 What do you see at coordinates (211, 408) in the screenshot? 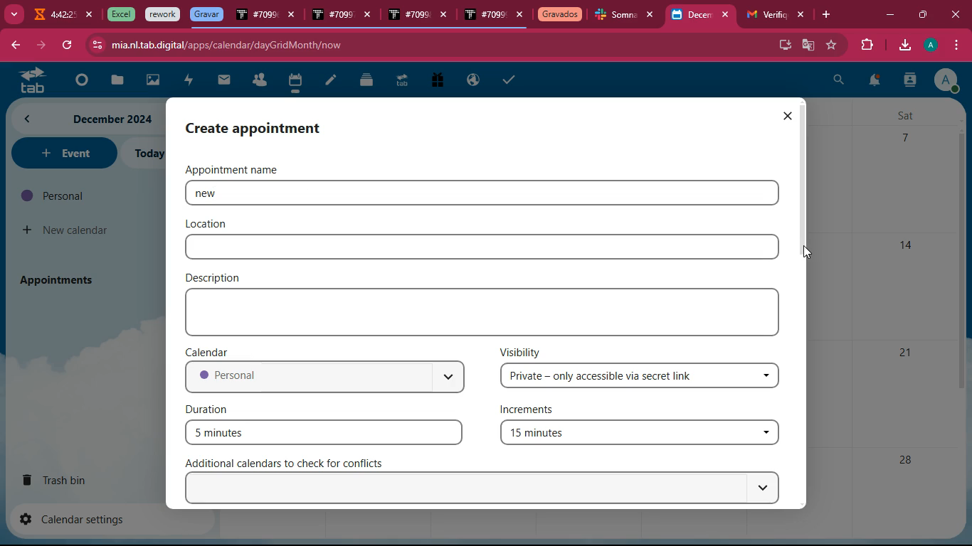
I see `duration` at bounding box center [211, 408].